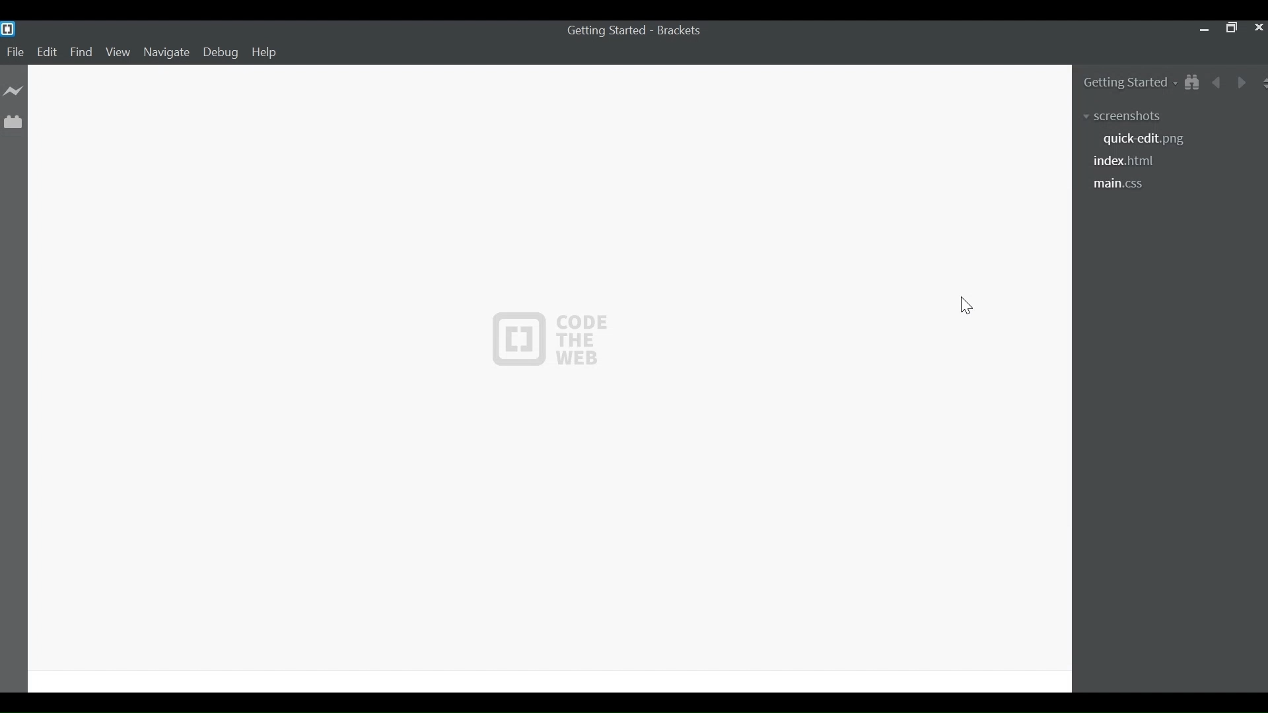 The height and width of the screenshot is (713, 1268). What do you see at coordinates (223, 53) in the screenshot?
I see `Debug` at bounding box center [223, 53].